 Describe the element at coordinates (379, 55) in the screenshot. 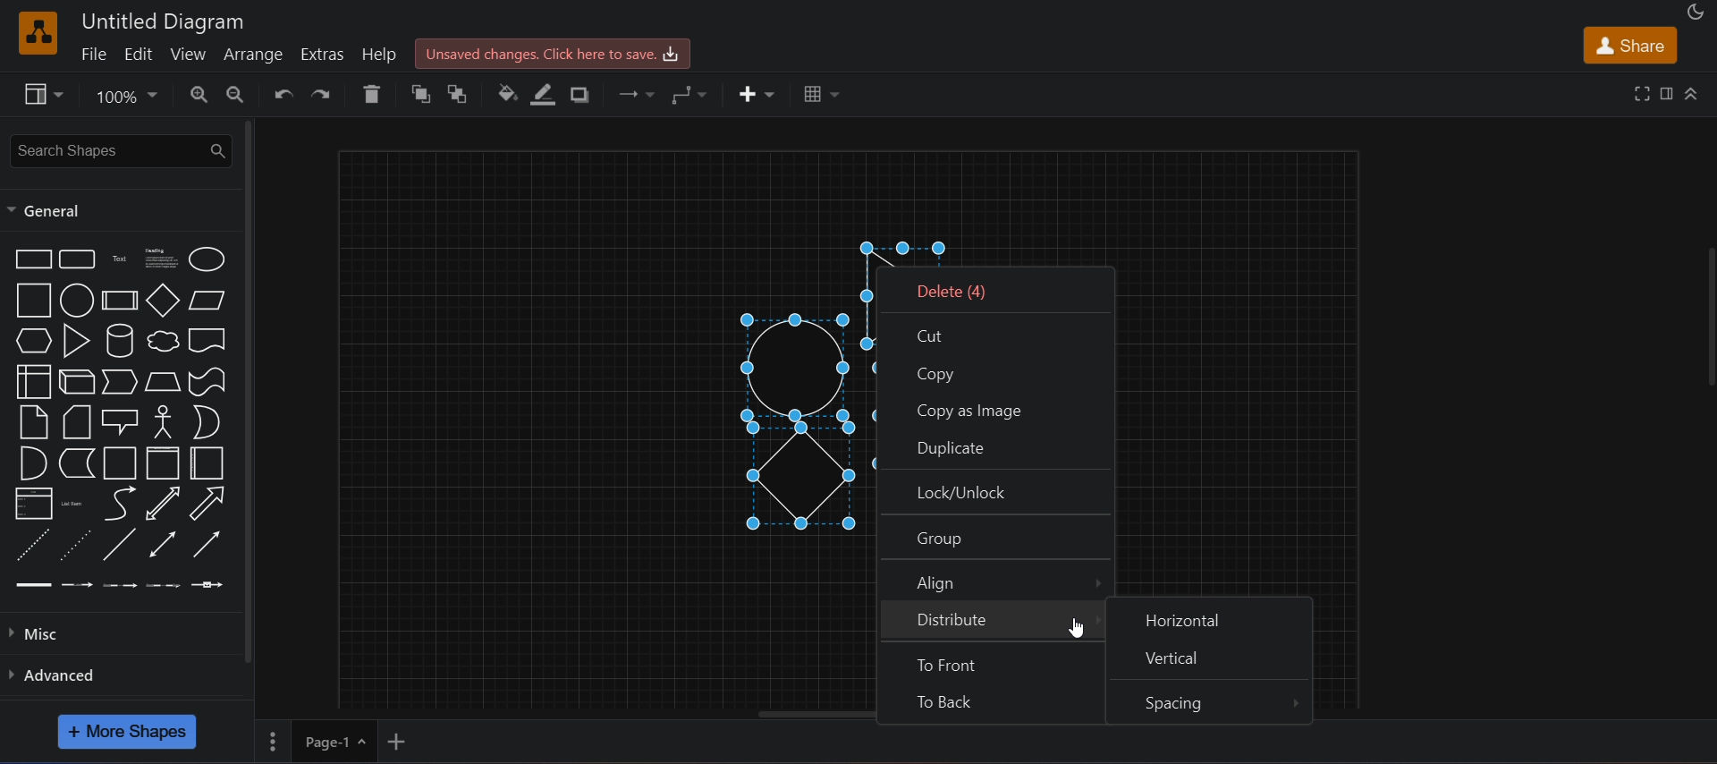

I see `help` at that location.